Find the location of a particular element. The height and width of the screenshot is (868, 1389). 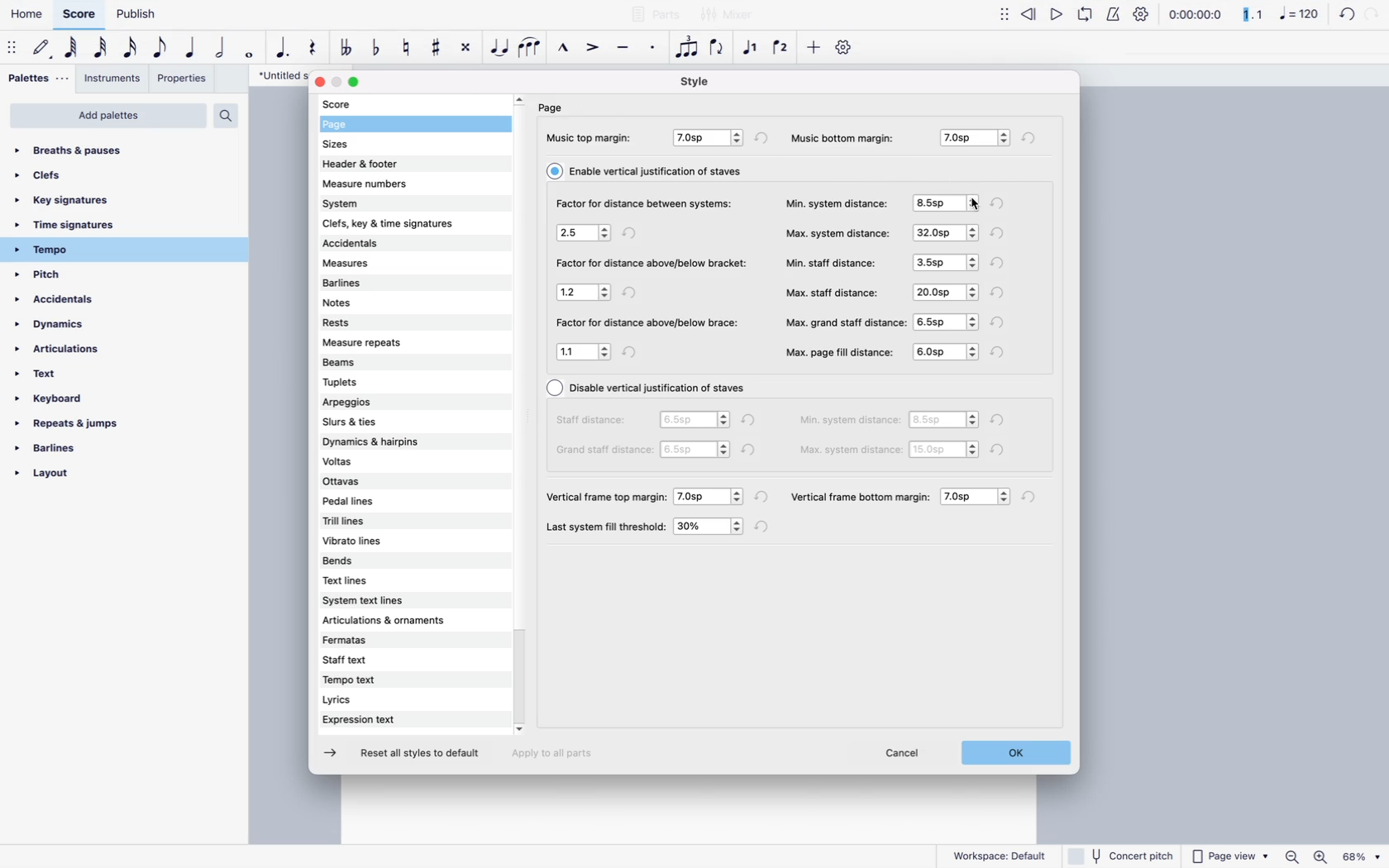

staff text is located at coordinates (383, 661).